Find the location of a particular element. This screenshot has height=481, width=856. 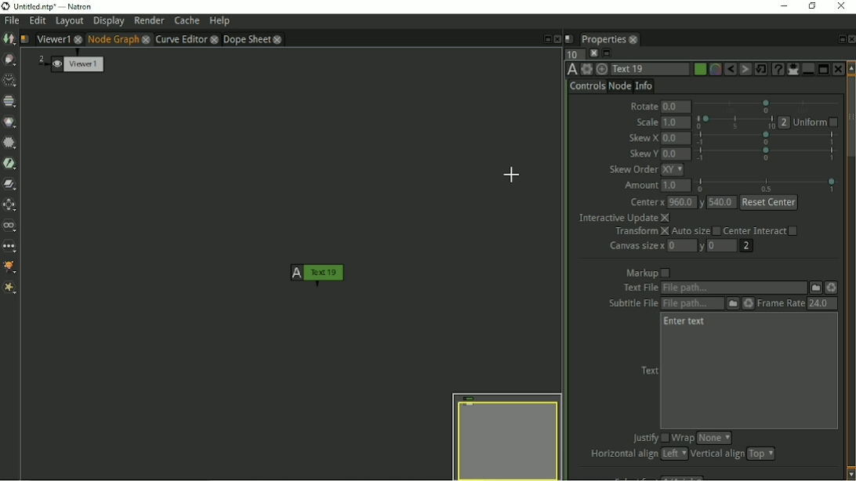

Curve Editor is located at coordinates (181, 39).